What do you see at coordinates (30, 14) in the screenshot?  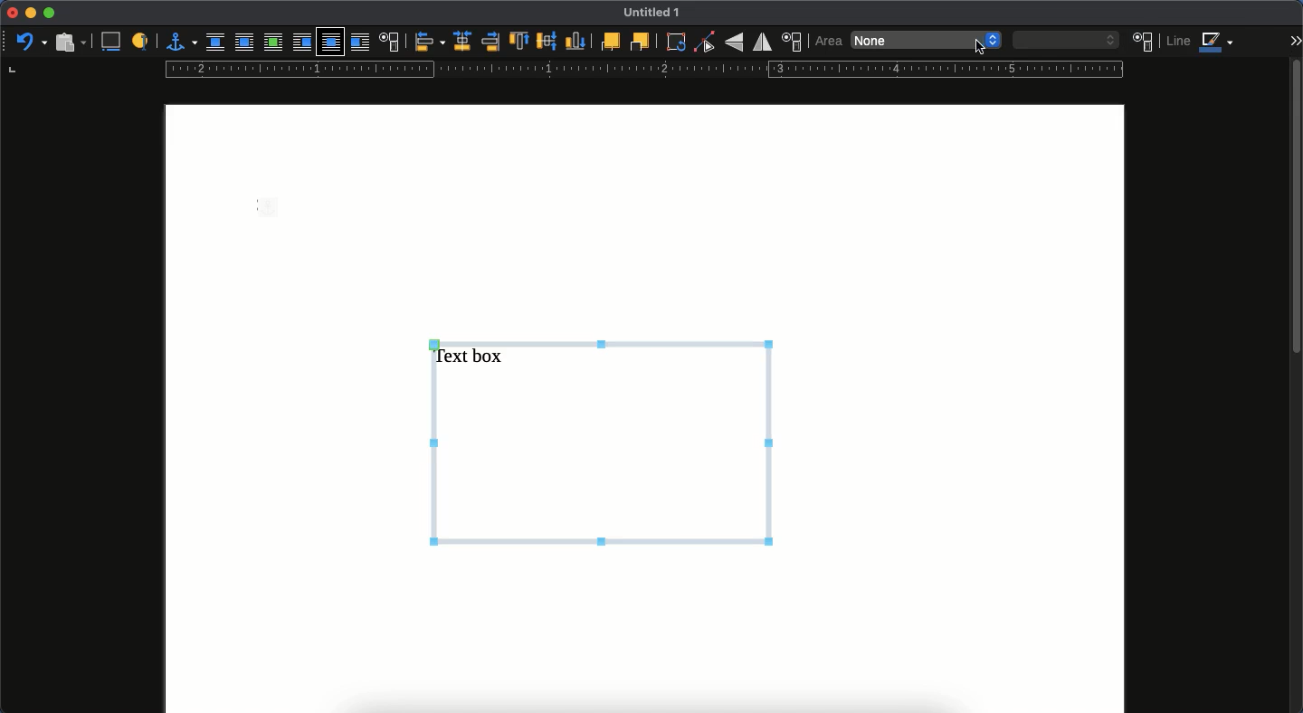 I see `minimize` at bounding box center [30, 14].